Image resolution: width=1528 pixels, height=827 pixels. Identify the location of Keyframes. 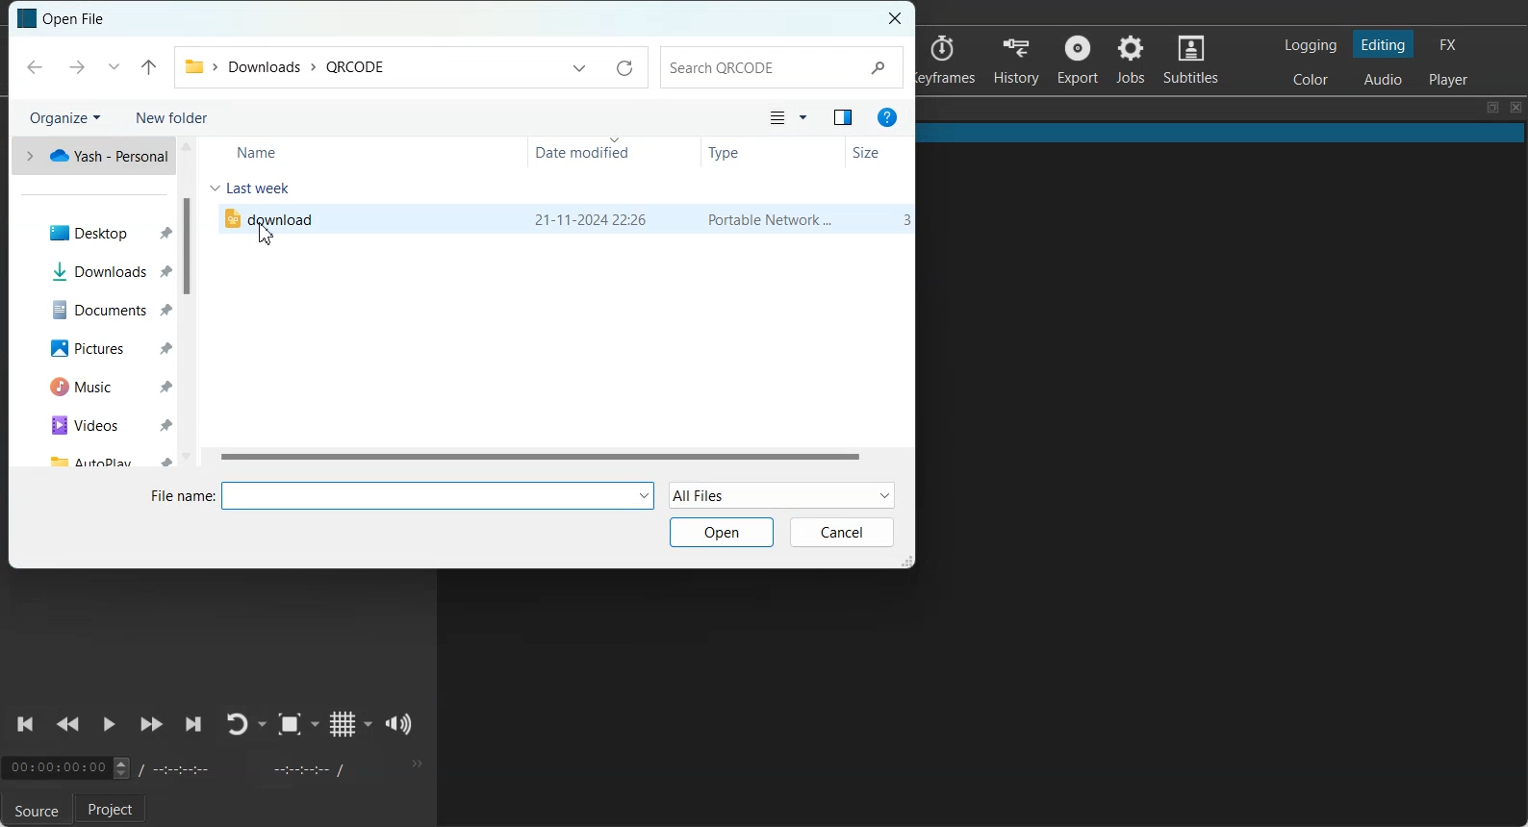
(950, 60).